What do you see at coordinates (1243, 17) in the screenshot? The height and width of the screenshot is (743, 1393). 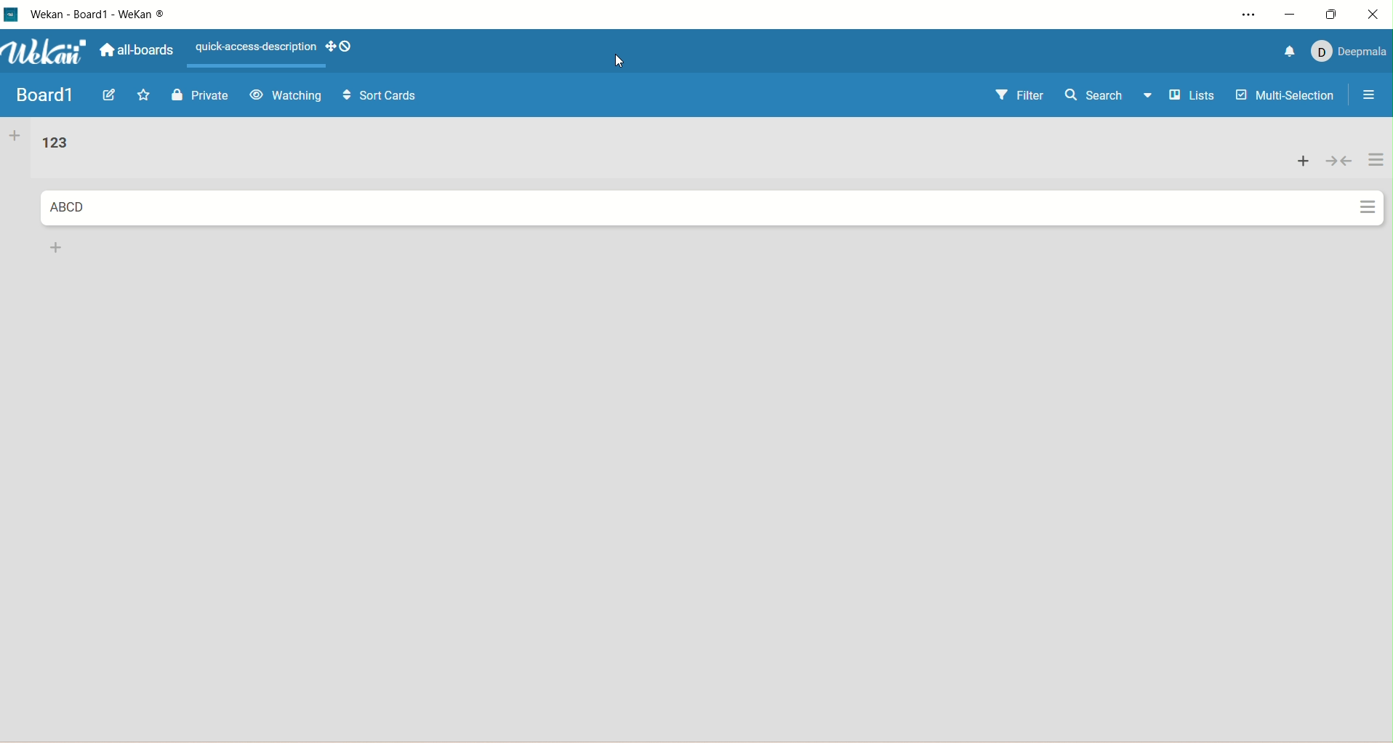 I see `options` at bounding box center [1243, 17].